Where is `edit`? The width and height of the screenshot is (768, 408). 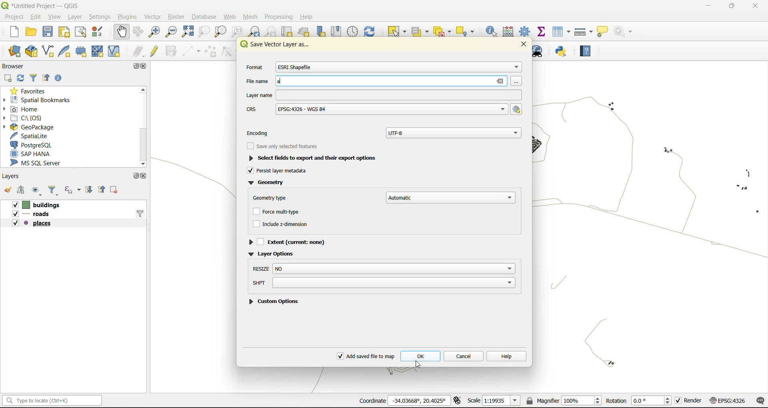
edit is located at coordinates (35, 17).